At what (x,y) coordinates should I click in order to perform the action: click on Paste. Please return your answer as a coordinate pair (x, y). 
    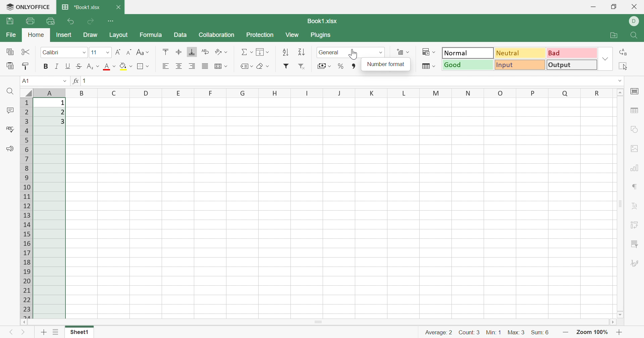
    Looking at the image, I should click on (10, 66).